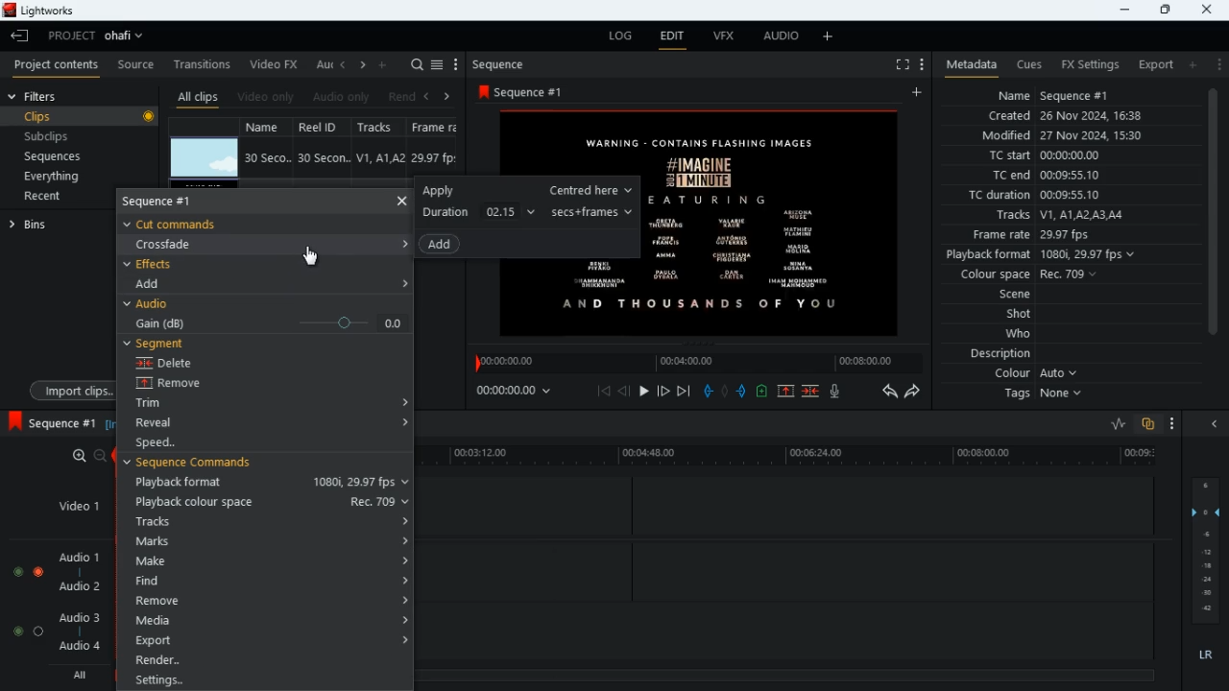 This screenshot has width=1229, height=691. I want to click on timeline, so click(695, 362).